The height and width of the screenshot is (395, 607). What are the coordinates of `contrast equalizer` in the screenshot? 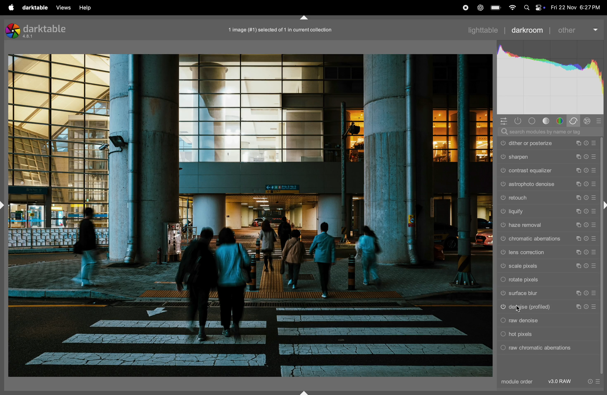 It's located at (548, 170).